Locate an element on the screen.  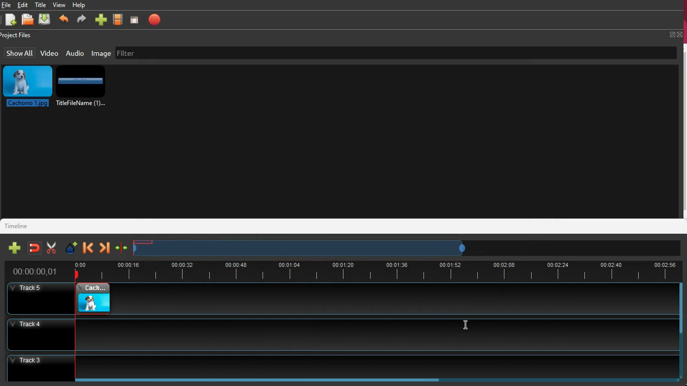
horizontal scroll  is located at coordinates (260, 382).